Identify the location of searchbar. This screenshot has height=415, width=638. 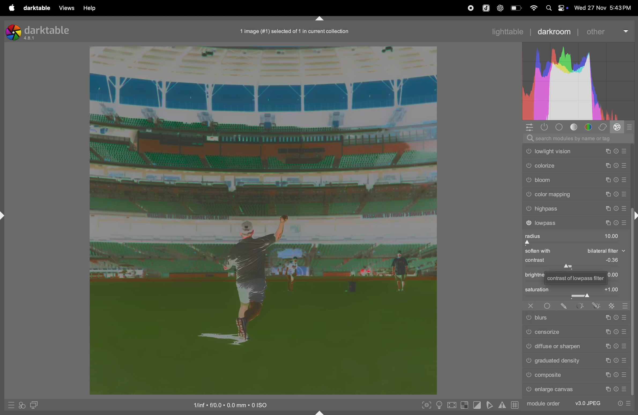
(577, 138).